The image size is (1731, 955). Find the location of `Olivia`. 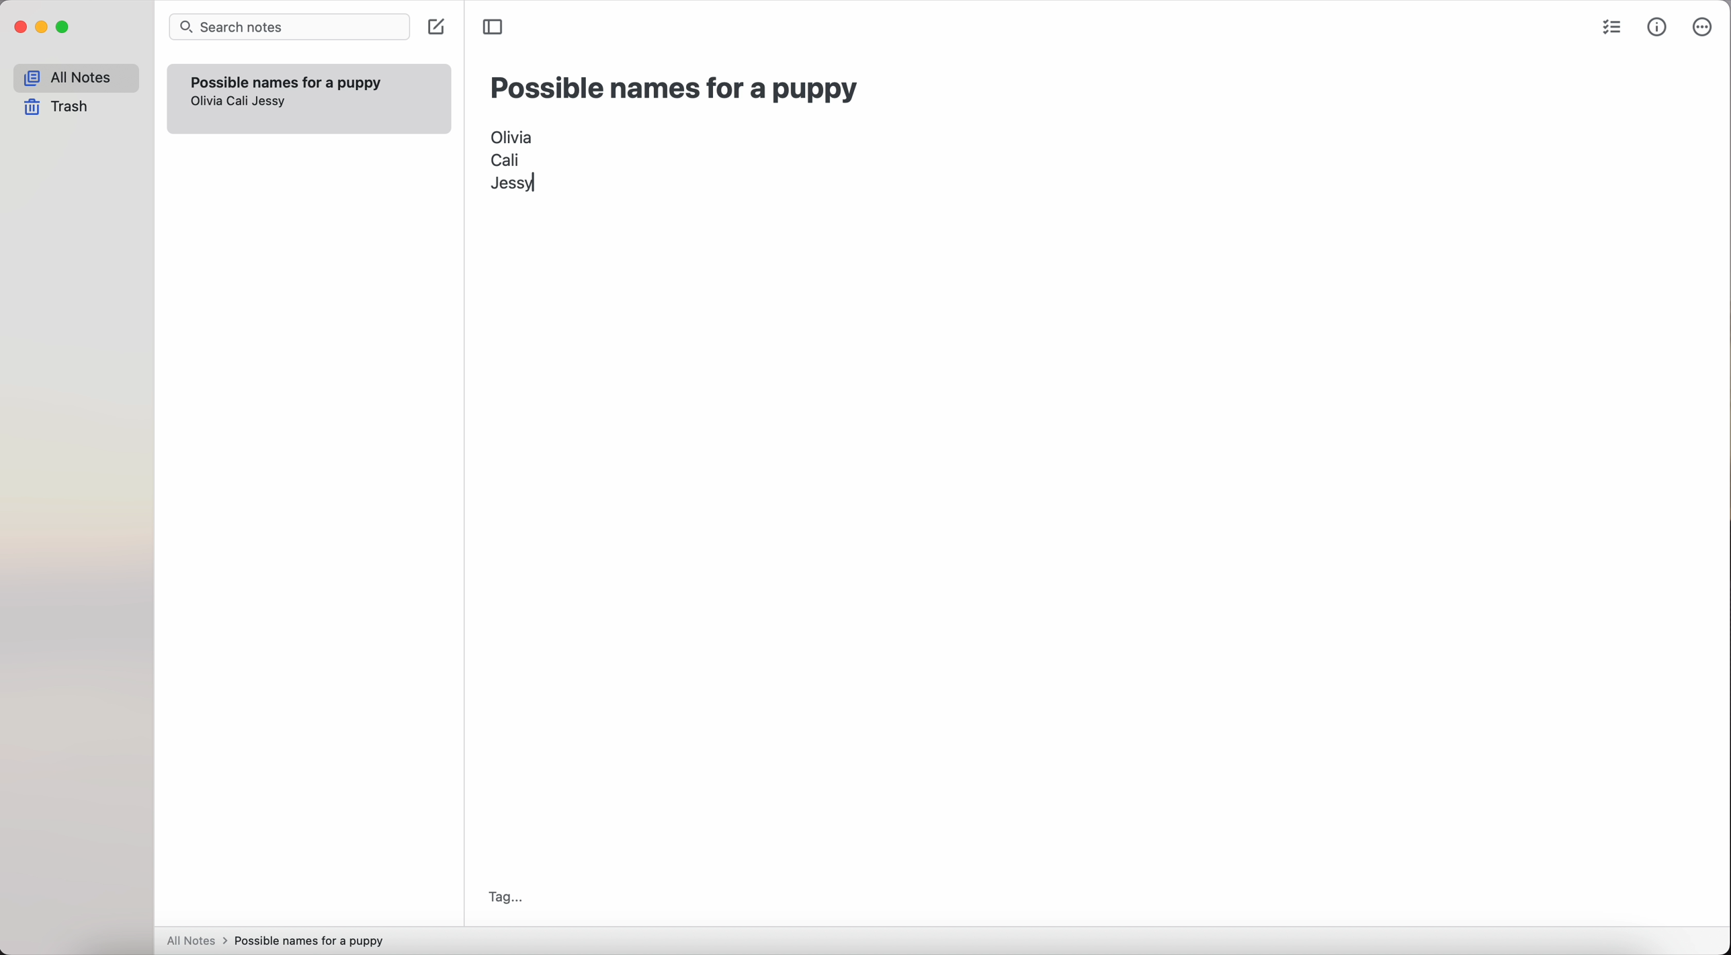

Olivia is located at coordinates (513, 134).